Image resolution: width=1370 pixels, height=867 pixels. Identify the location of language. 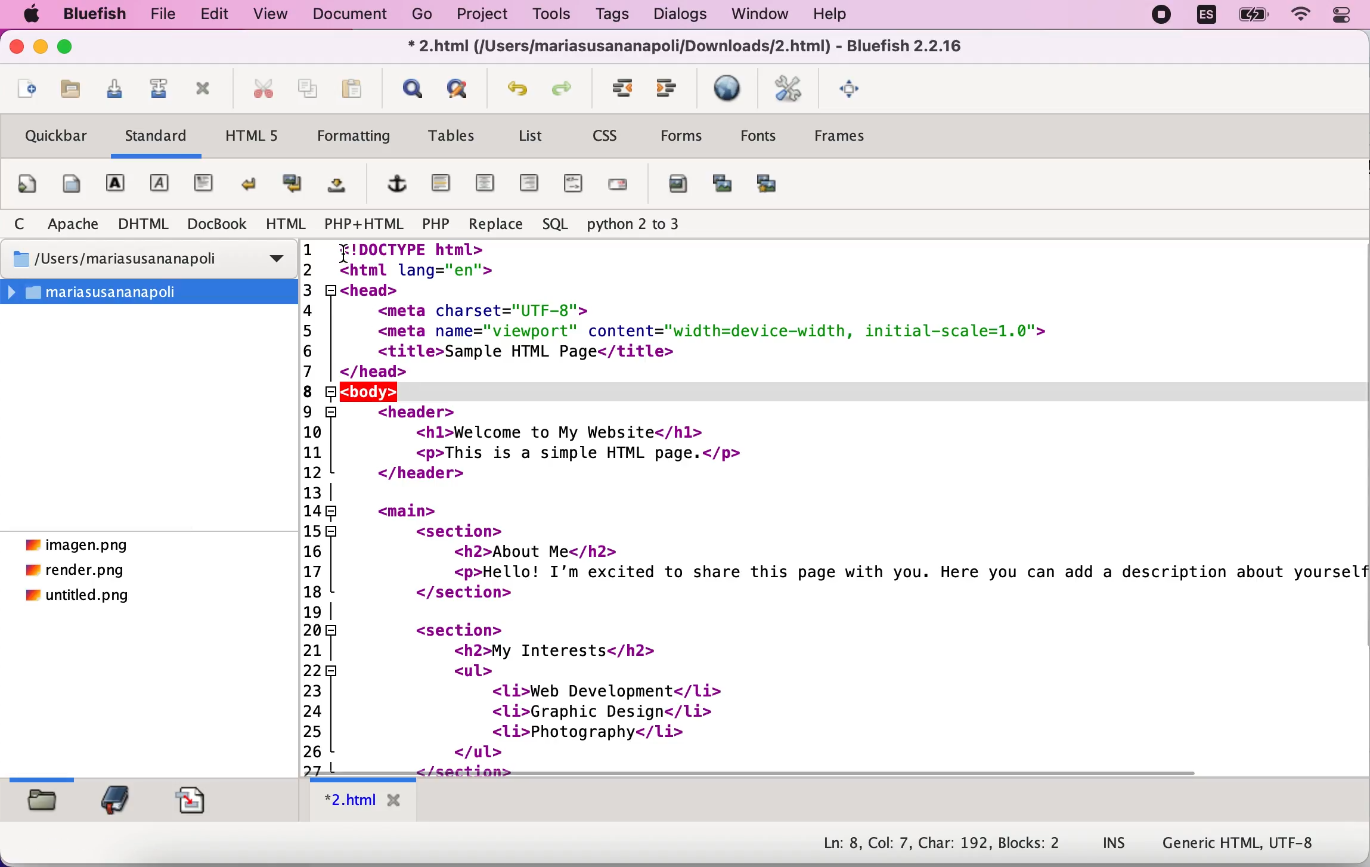
(1208, 18).